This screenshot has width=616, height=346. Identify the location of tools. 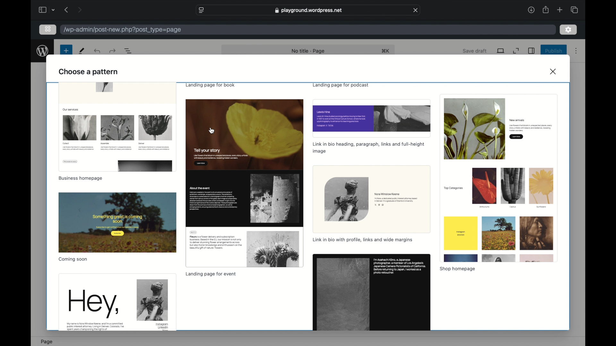
(82, 51).